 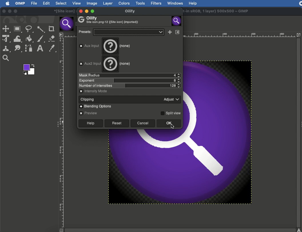 I want to click on Text, so click(x=39, y=48).